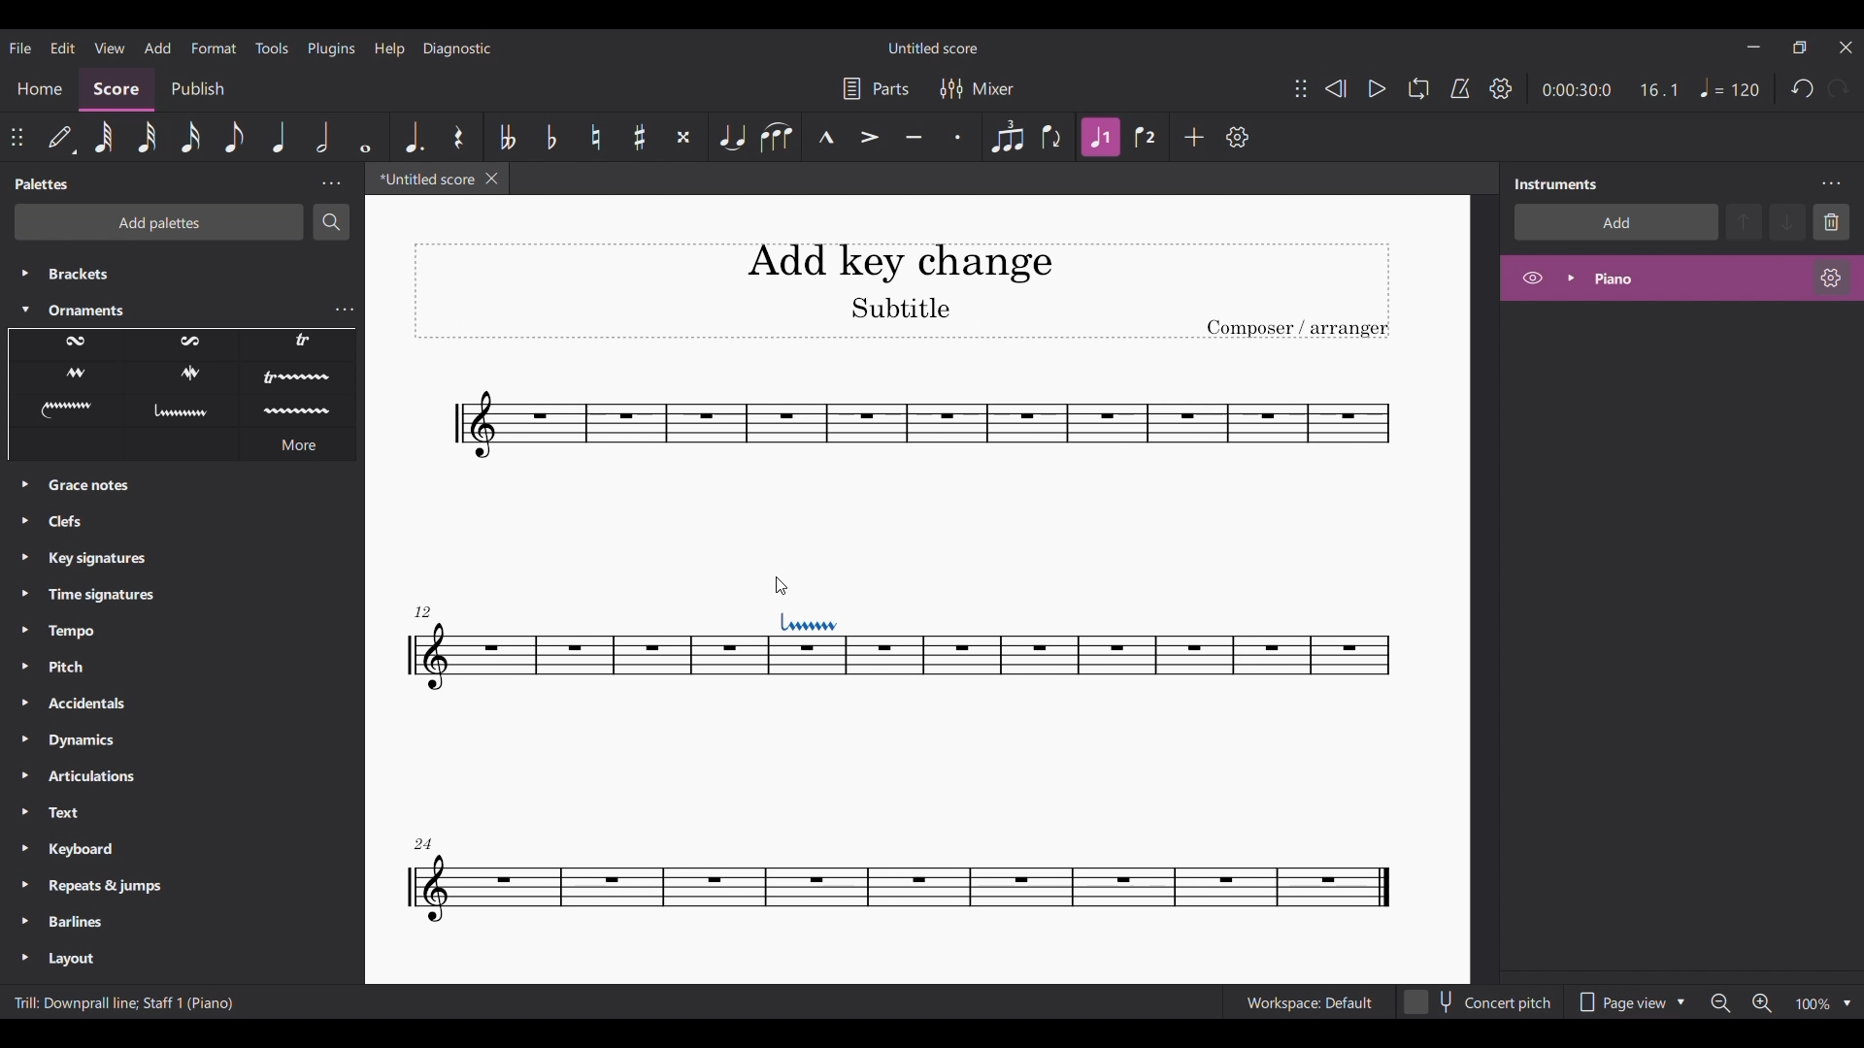  What do you see at coordinates (1571, 278) in the screenshot?
I see `Expand piano` at bounding box center [1571, 278].